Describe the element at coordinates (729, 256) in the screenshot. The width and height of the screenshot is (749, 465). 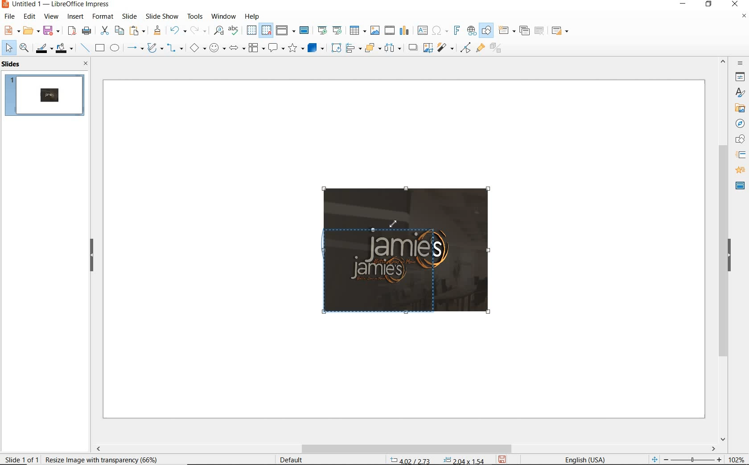
I see `hide` at that location.